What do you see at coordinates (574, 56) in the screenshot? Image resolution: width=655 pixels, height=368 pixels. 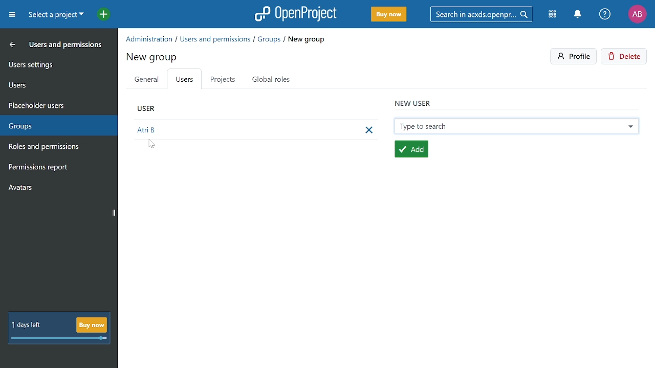 I see `Profile` at bounding box center [574, 56].